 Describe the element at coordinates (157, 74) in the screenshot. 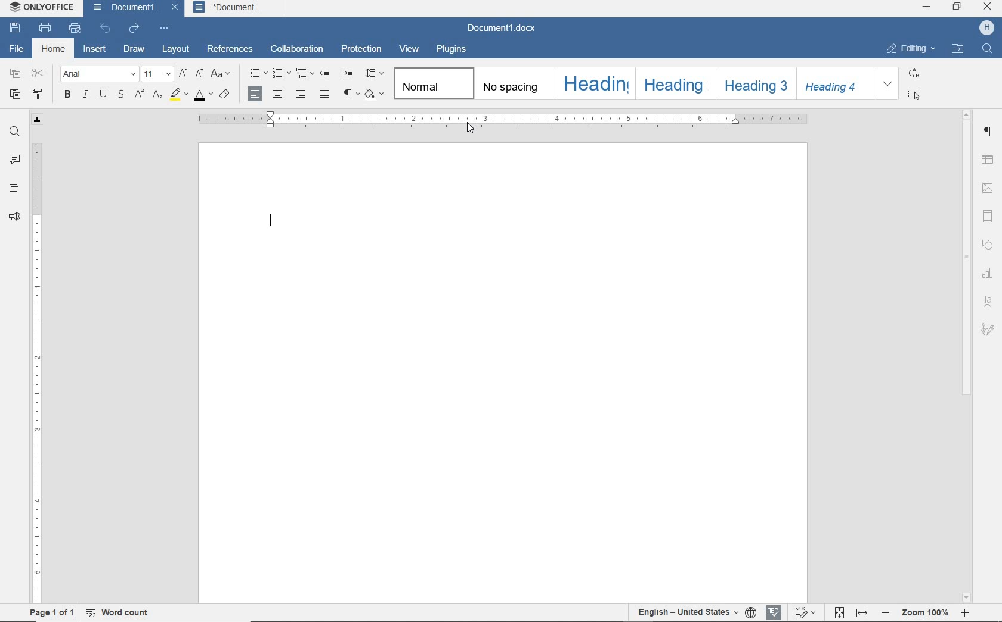

I see `FONT SIZE` at that location.